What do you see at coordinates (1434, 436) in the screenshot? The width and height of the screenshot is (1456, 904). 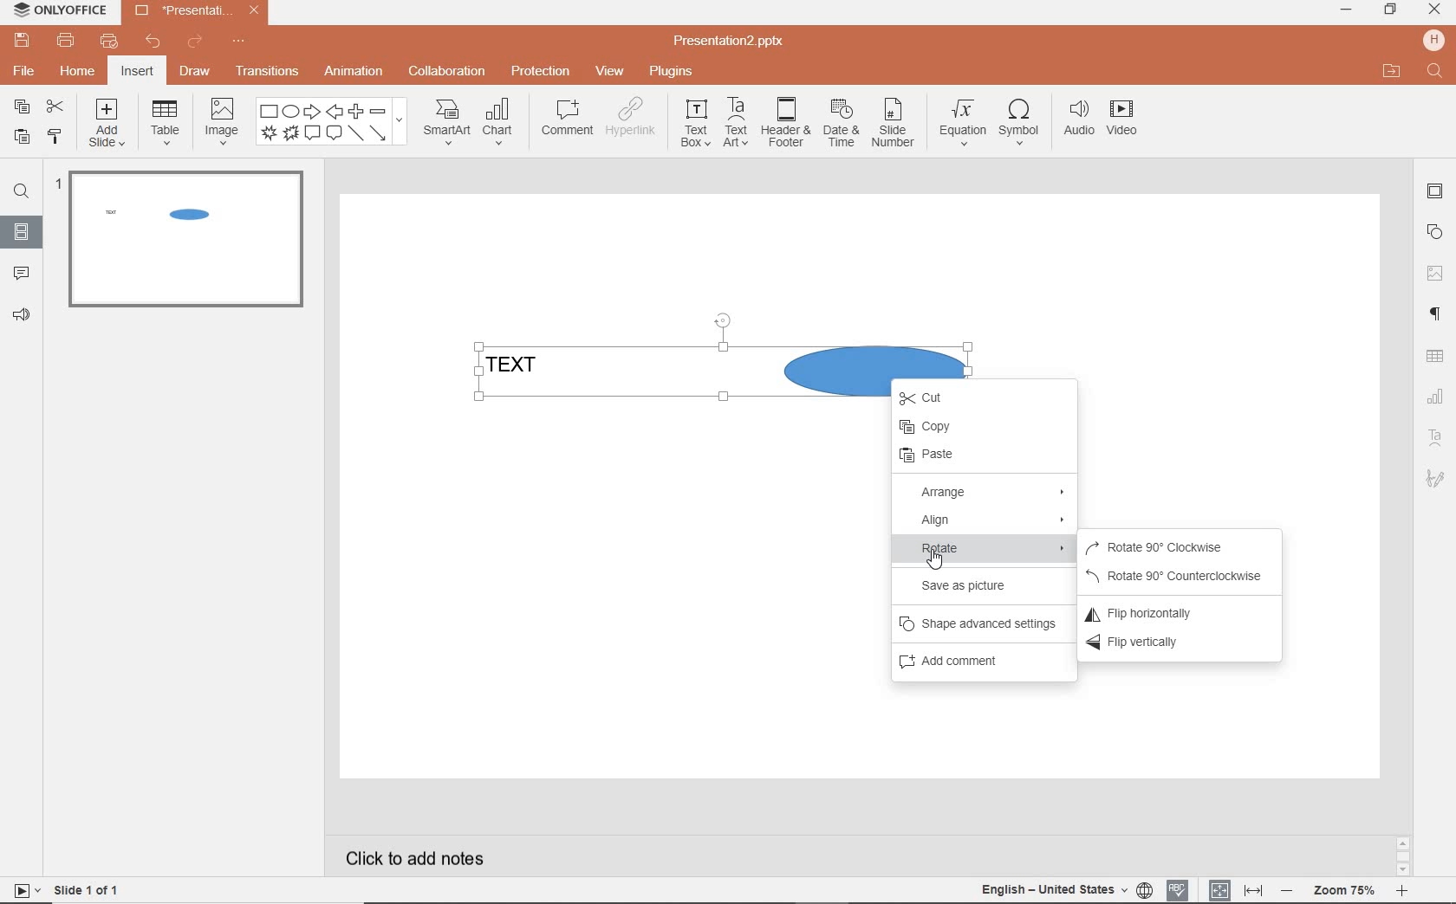 I see `Text Art` at bounding box center [1434, 436].